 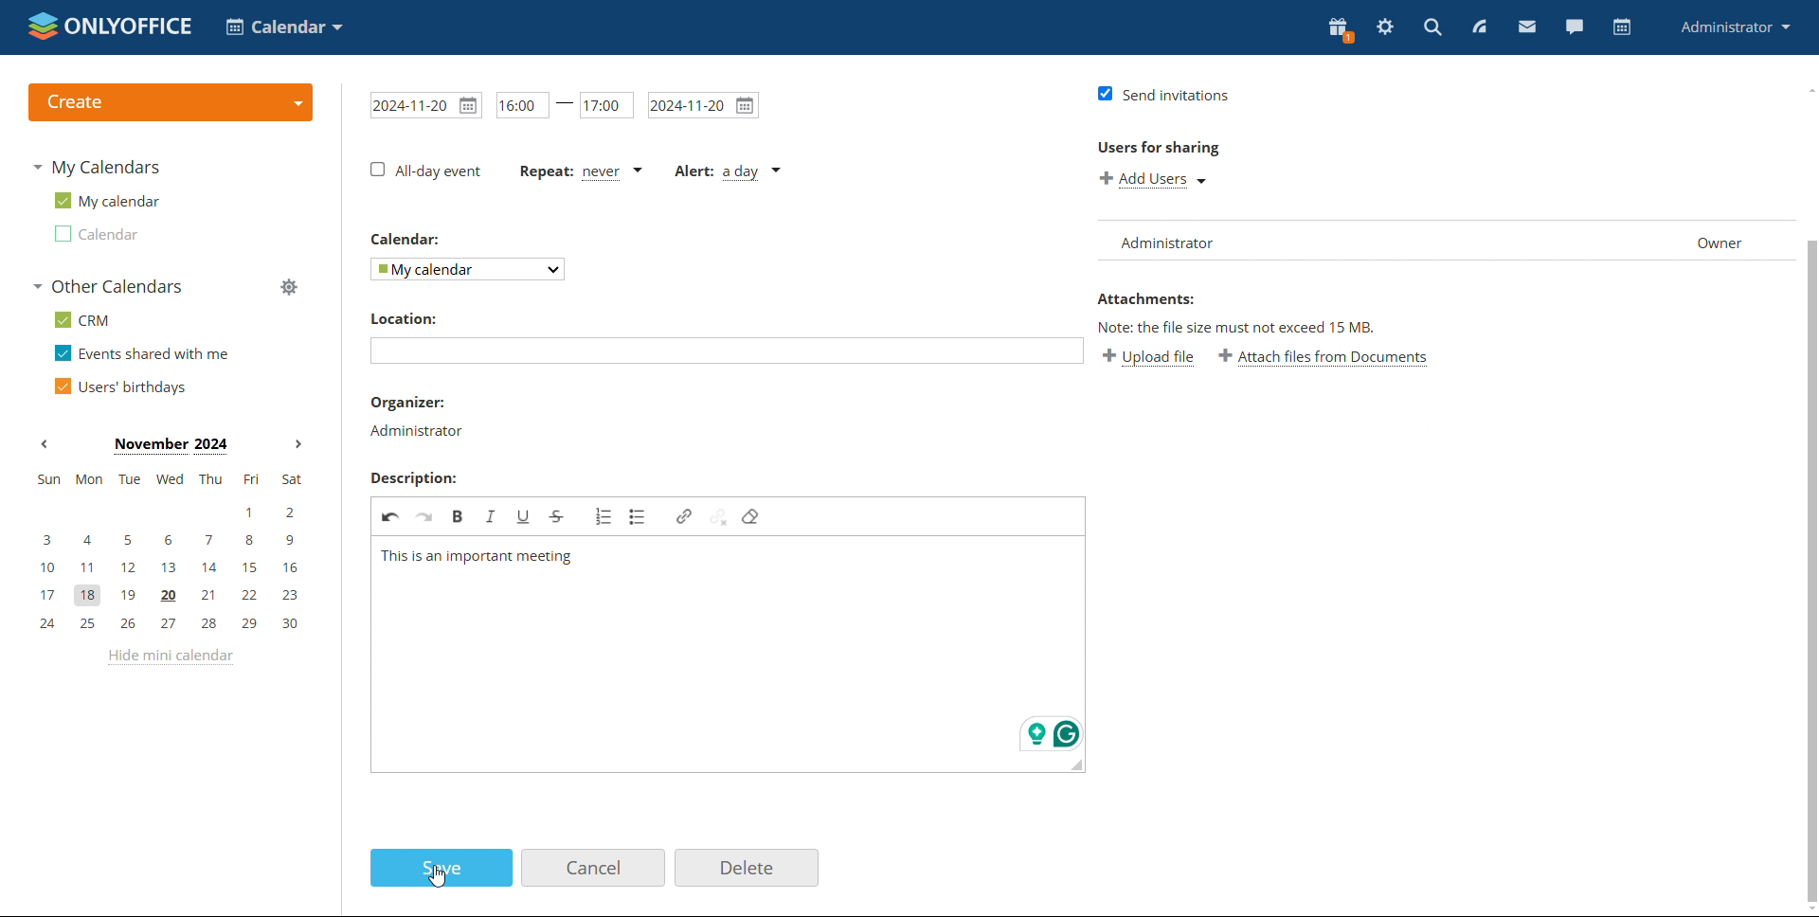 I want to click on select calendar, so click(x=468, y=269).